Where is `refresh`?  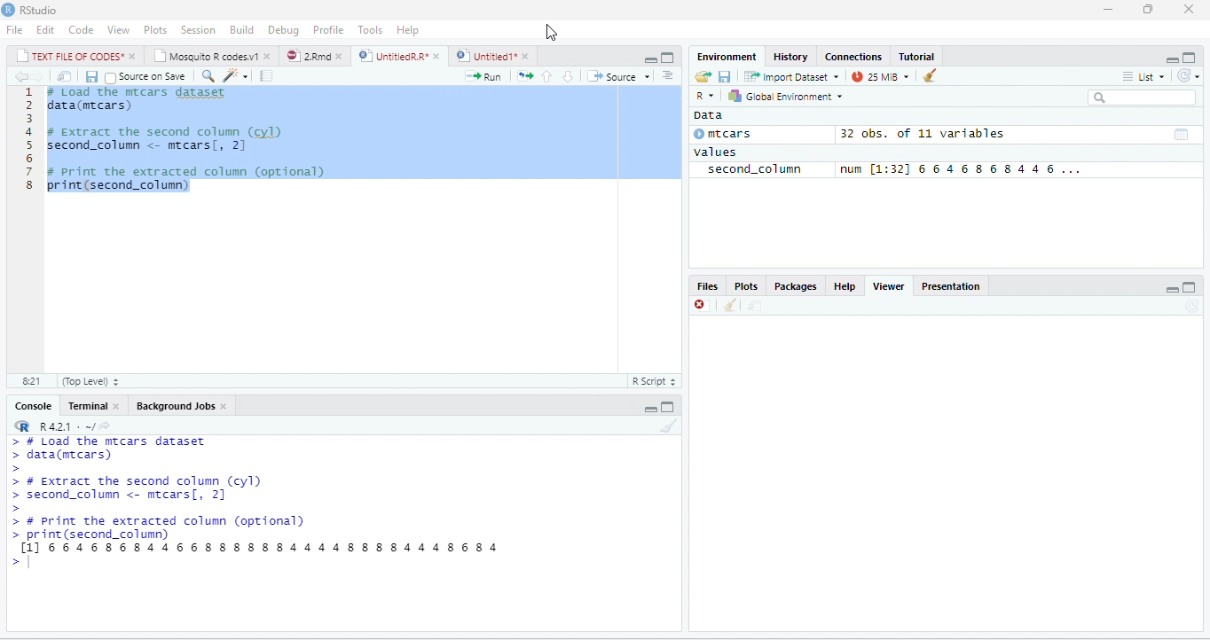
refresh is located at coordinates (1191, 76).